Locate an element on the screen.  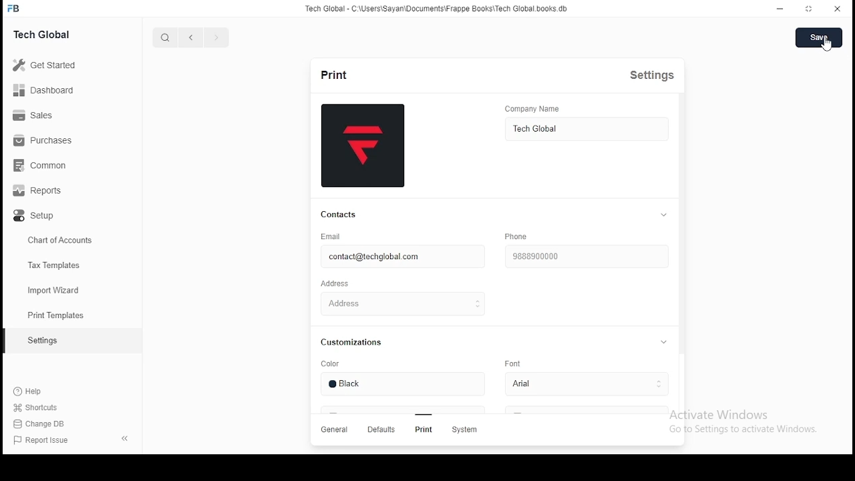
Settings is located at coordinates (657, 79).